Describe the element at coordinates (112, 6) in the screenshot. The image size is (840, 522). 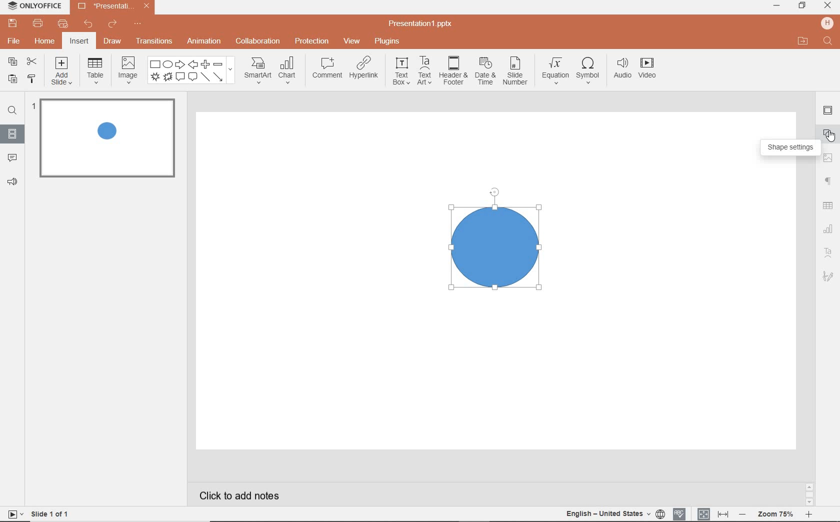
I see `file name` at that location.